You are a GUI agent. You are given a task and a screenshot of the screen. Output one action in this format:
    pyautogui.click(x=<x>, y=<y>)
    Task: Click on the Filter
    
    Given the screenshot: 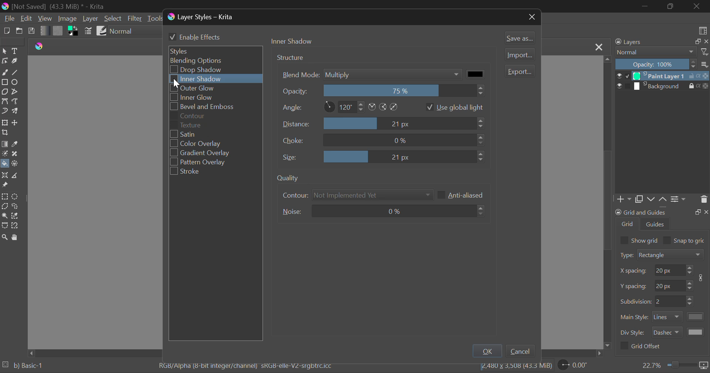 What is the action you would take?
    pyautogui.click(x=135, y=18)
    